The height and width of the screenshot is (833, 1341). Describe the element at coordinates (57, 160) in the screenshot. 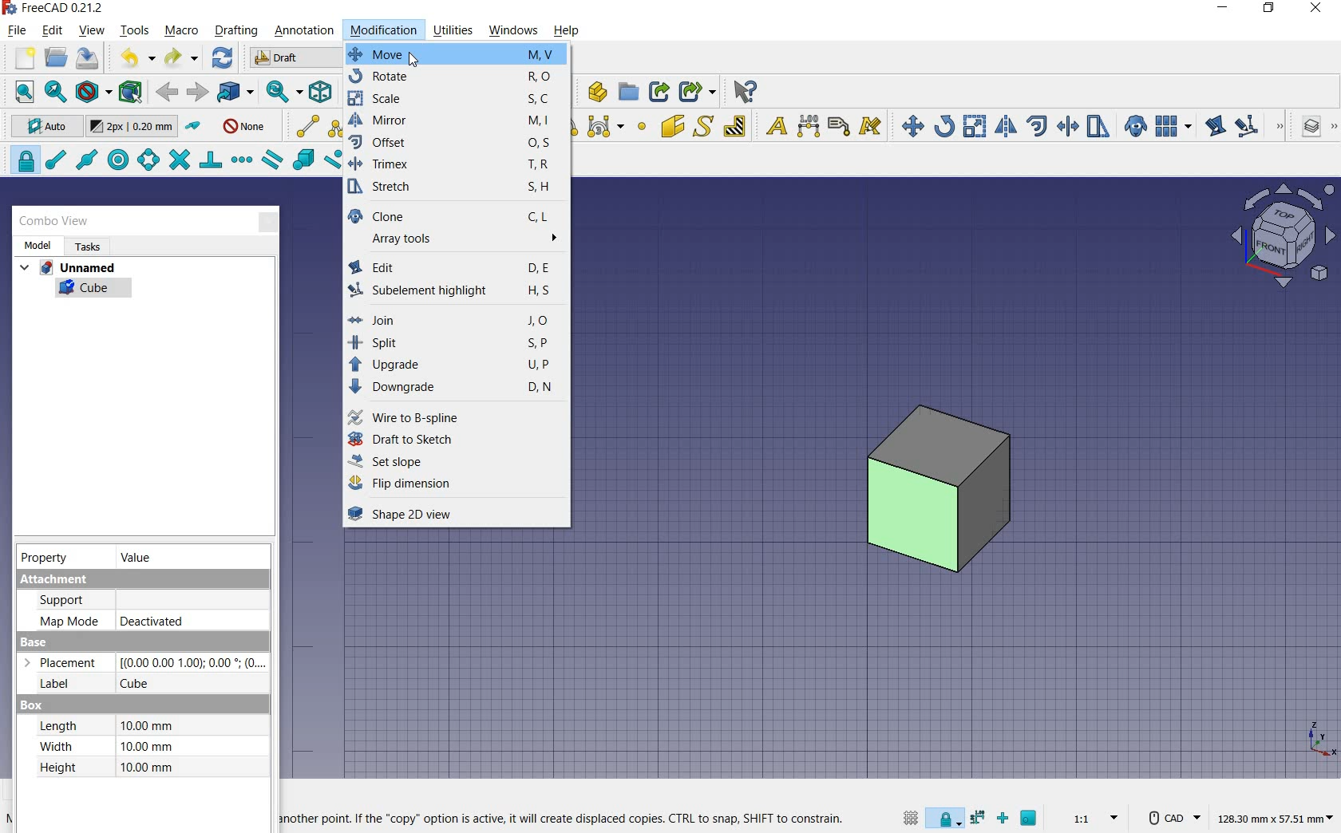

I see `snap endpoint` at that location.